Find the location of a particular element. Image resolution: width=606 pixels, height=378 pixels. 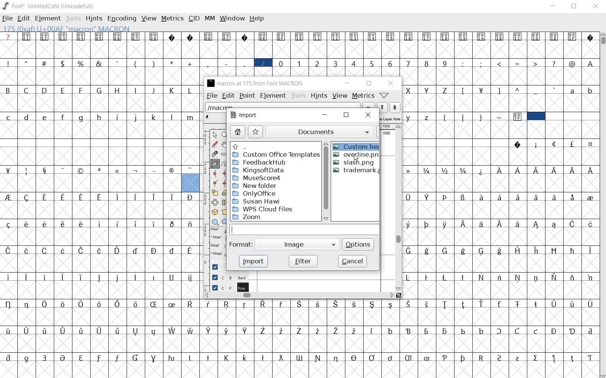

Symbol is located at coordinates (537, 37).